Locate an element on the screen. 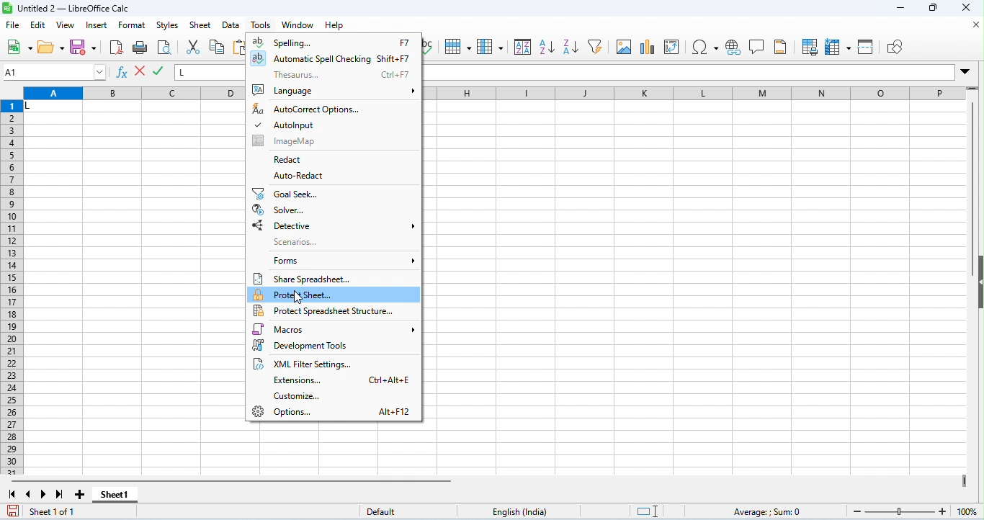  vertical scroll bar is located at coordinates (973, 190).